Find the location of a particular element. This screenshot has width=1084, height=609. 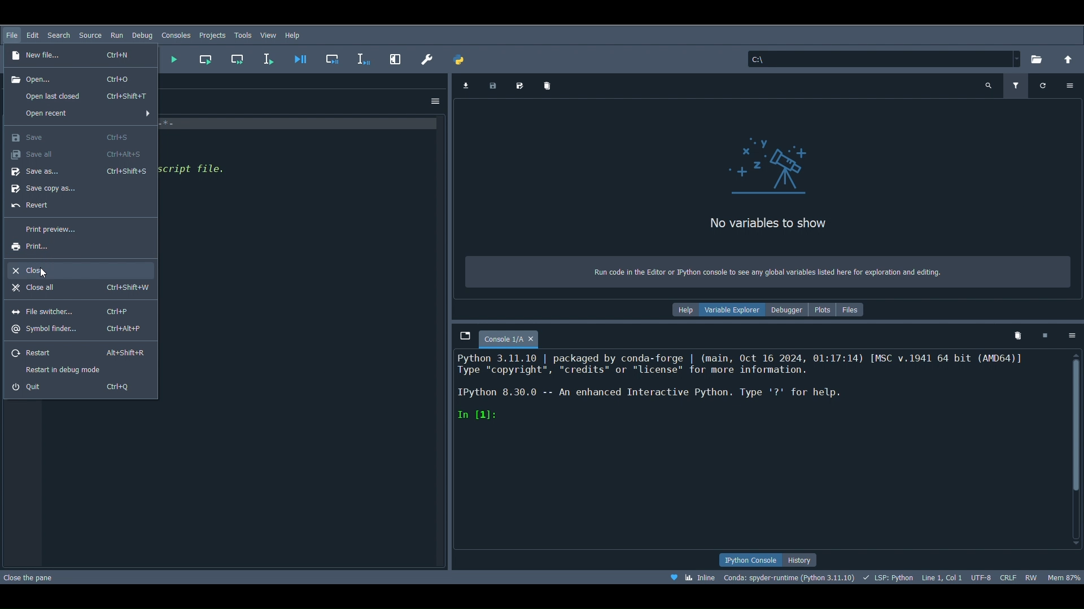

Remove all variables is located at coordinates (550, 84).